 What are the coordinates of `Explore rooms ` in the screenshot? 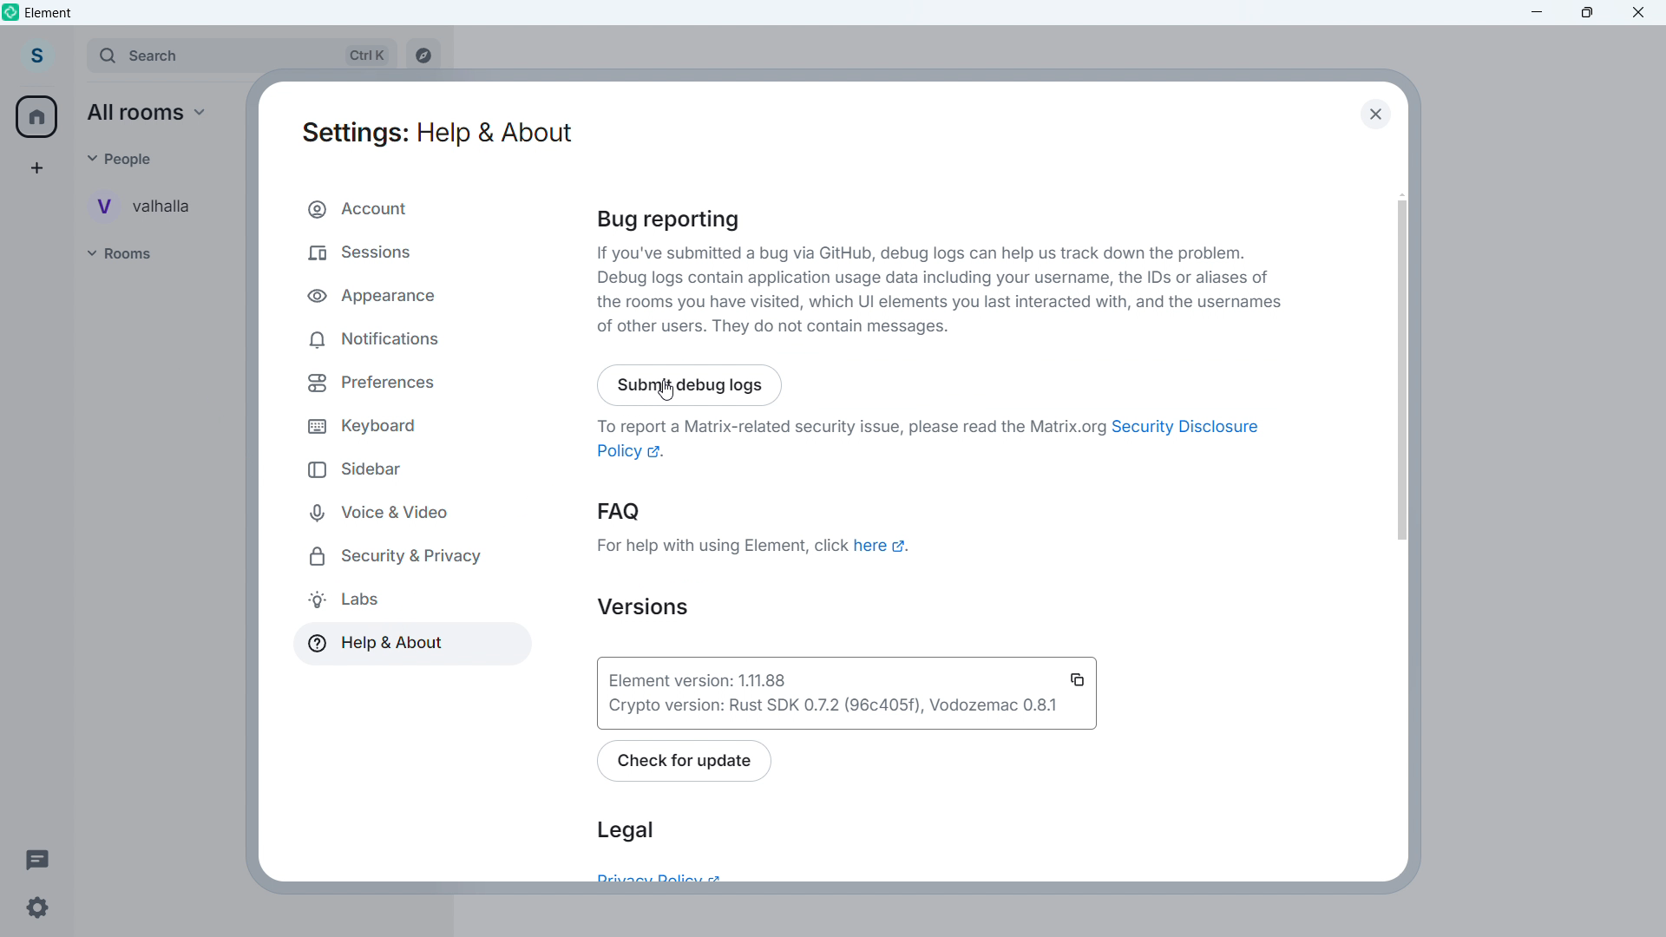 It's located at (422, 57).